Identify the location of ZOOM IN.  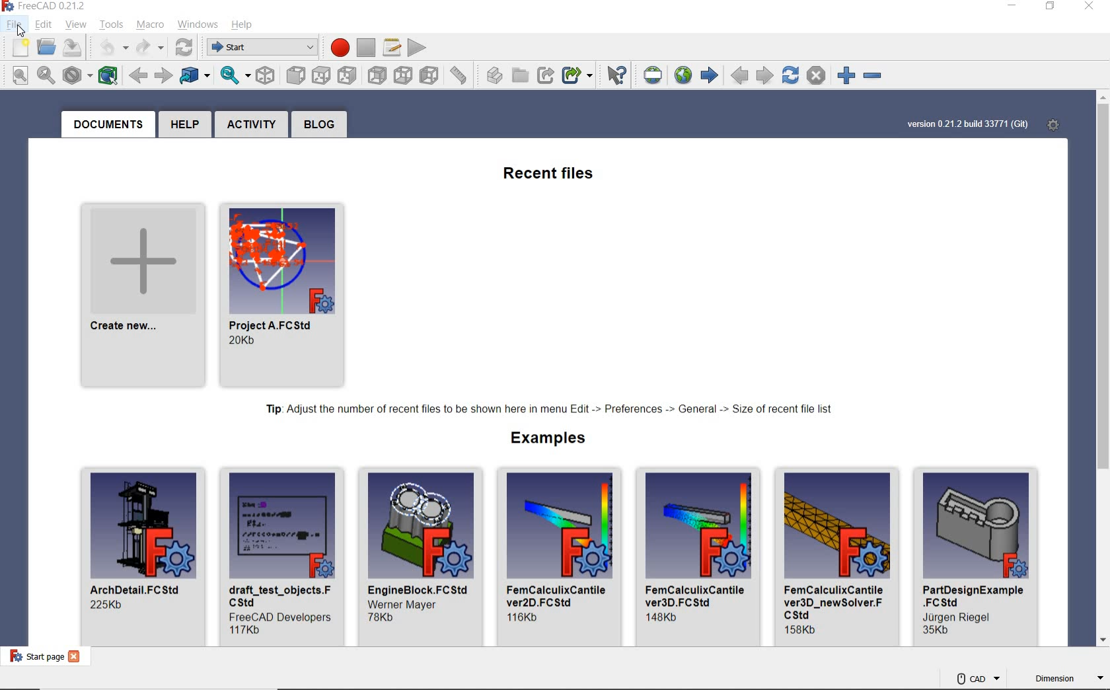
(842, 75).